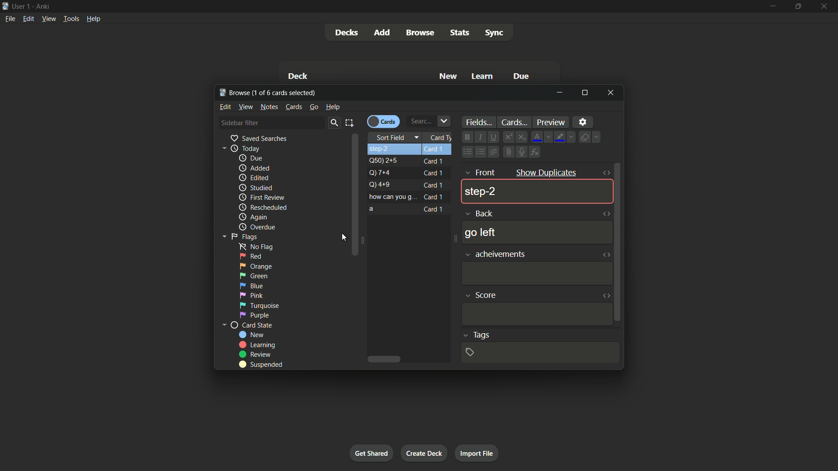  Describe the element at coordinates (449, 77) in the screenshot. I see `New` at that location.